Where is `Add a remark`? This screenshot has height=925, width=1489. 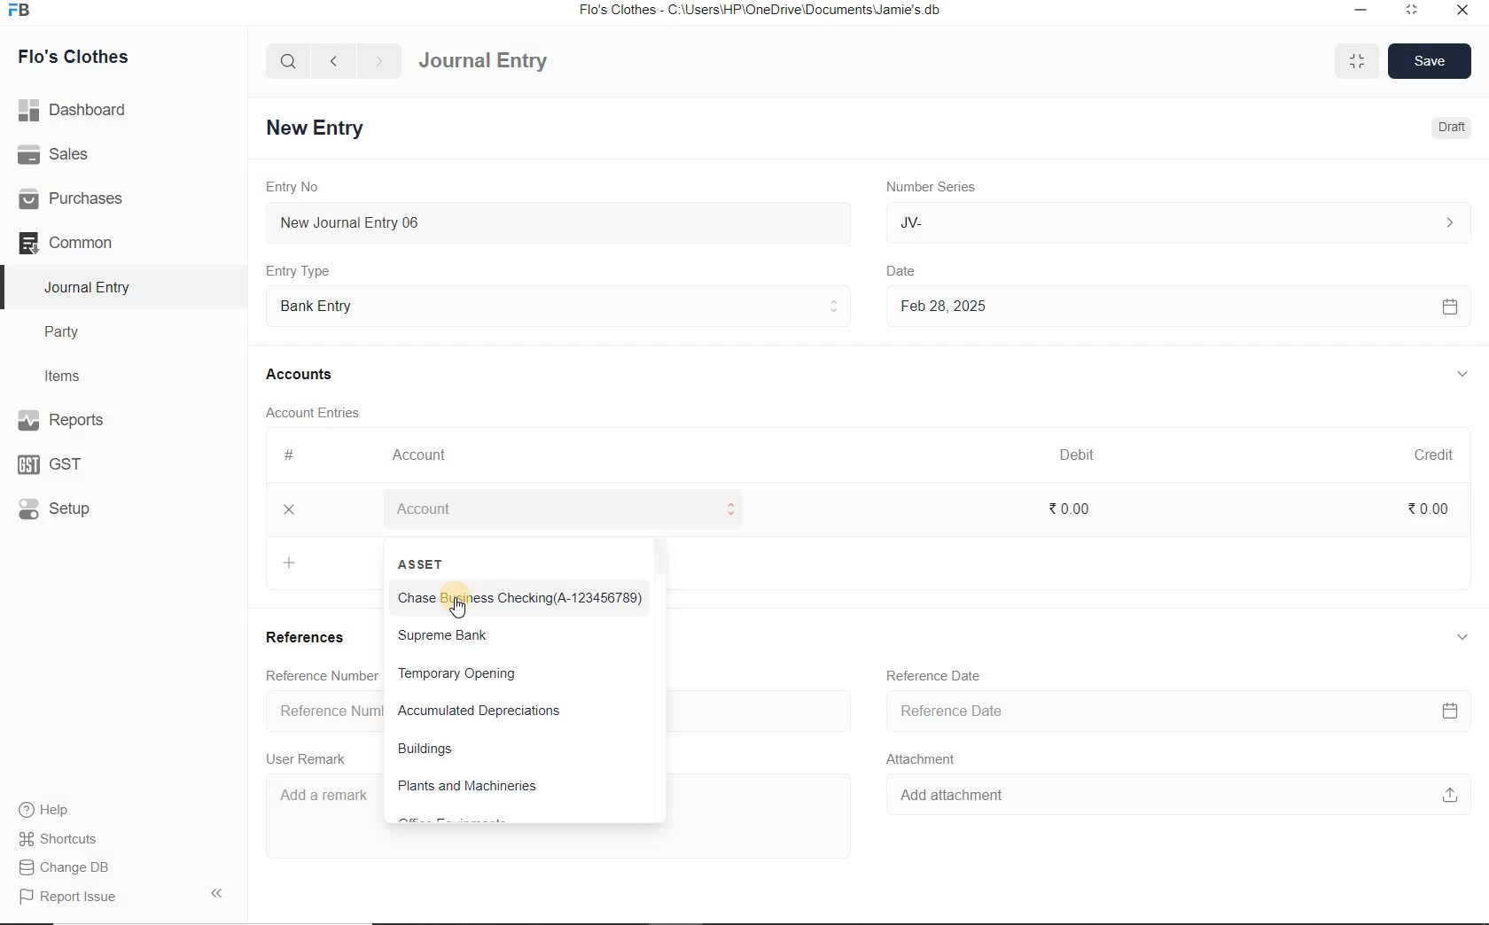
Add a remark is located at coordinates (319, 799).